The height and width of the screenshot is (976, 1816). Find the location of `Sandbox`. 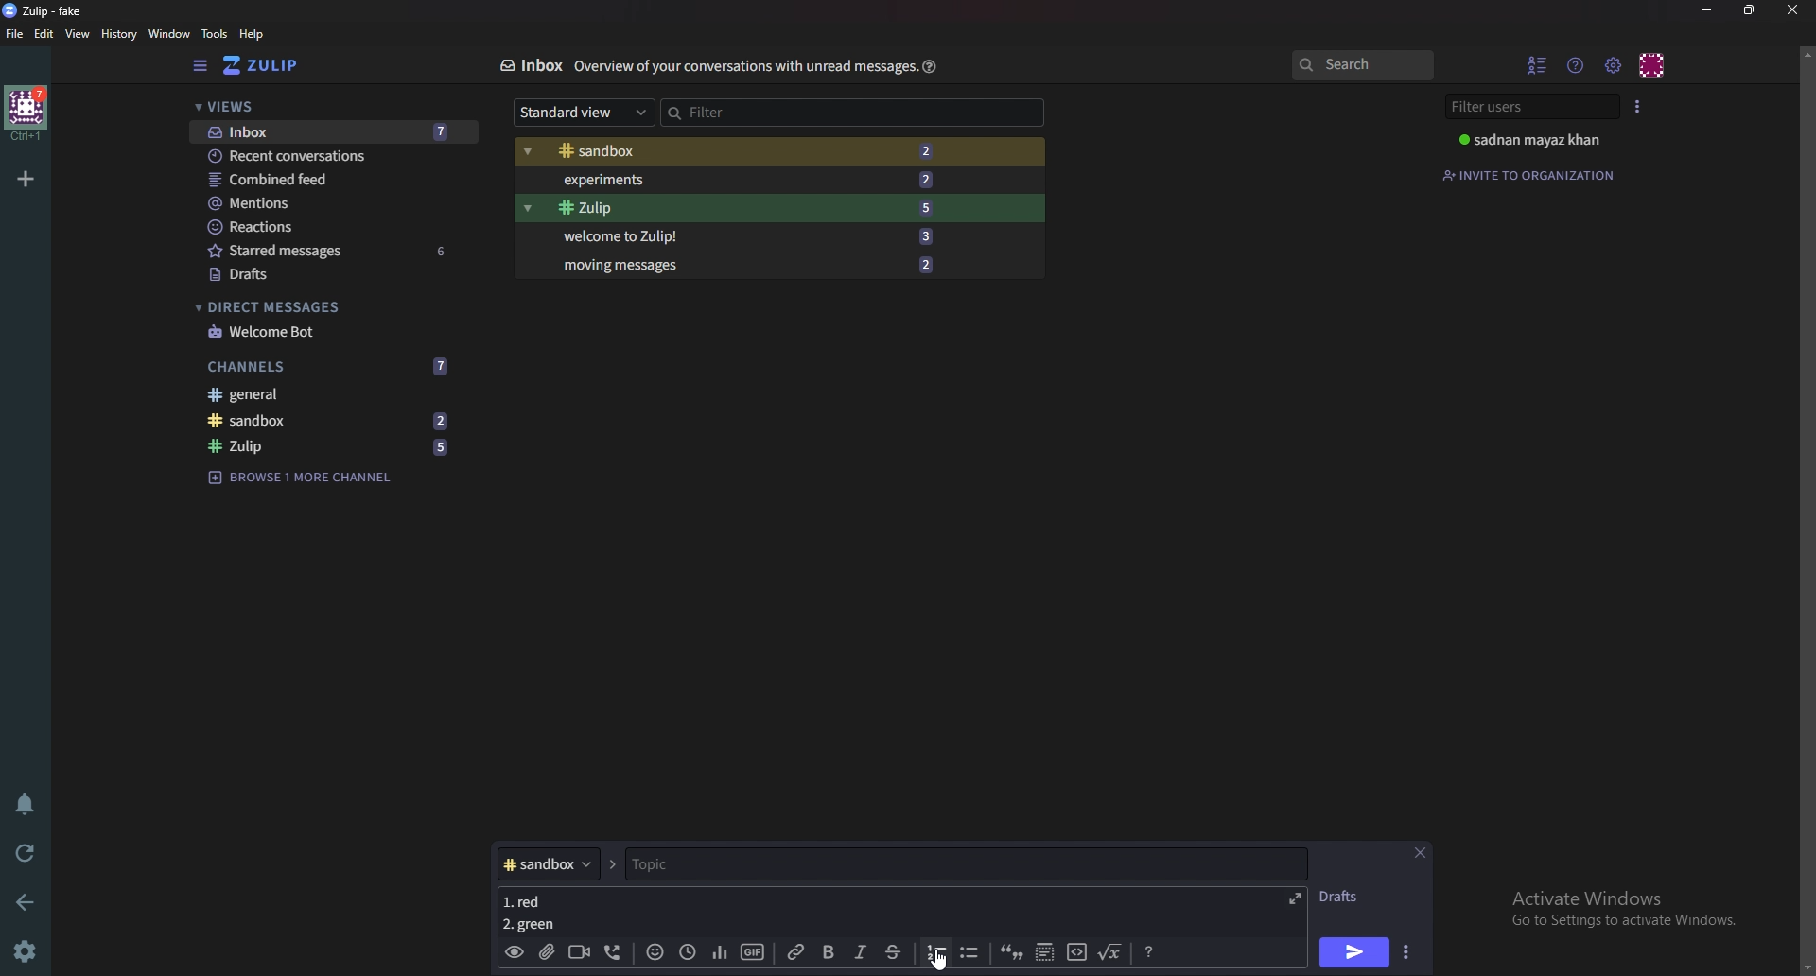

Sandbox is located at coordinates (747, 151).